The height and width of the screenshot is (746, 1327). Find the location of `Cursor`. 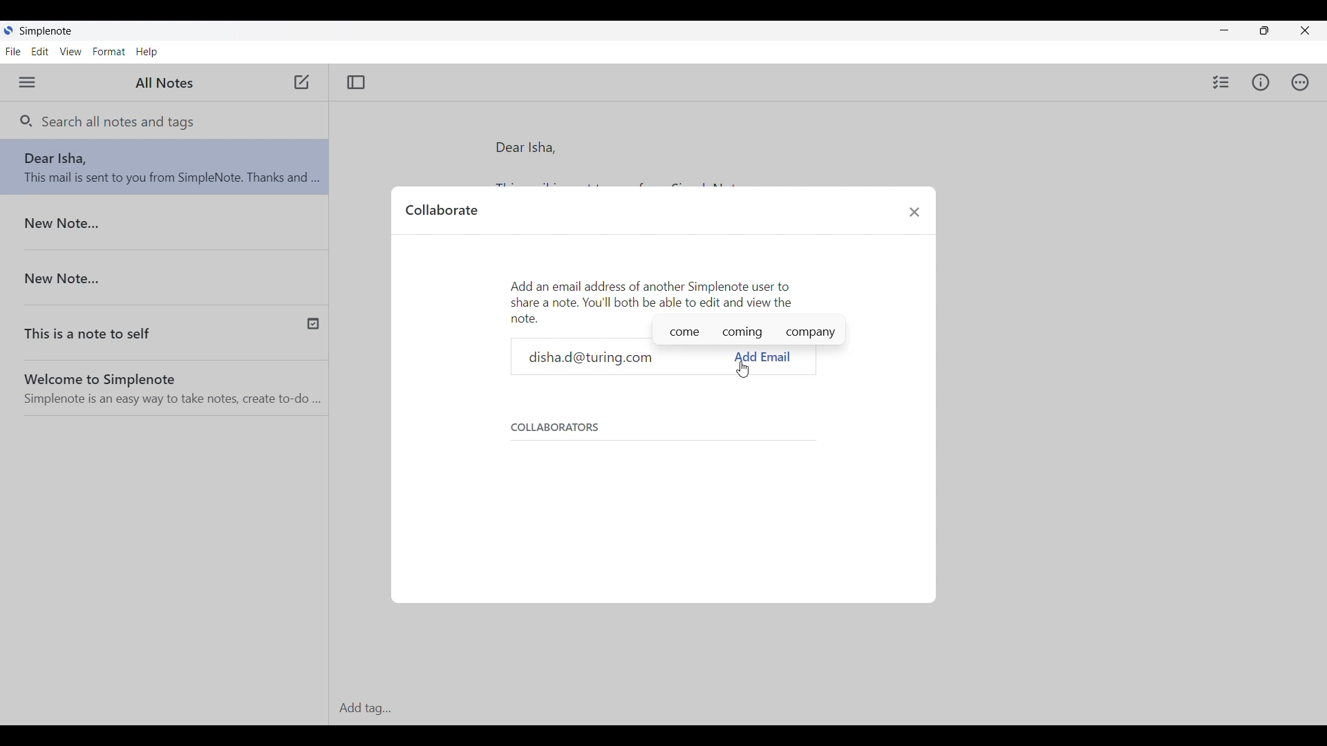

Cursor is located at coordinates (742, 370).